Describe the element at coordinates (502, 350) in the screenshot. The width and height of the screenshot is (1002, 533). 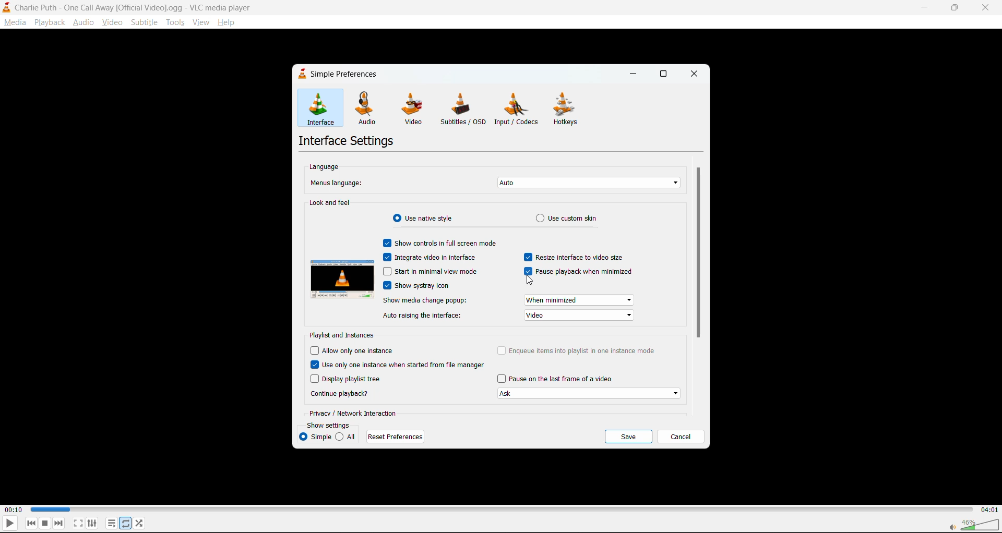
I see `Checbox` at that location.